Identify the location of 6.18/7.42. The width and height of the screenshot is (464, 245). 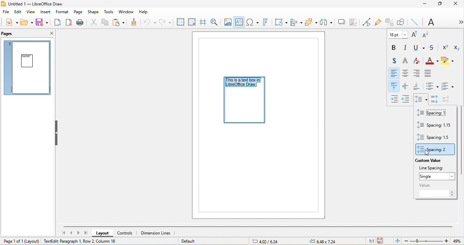
(267, 241).